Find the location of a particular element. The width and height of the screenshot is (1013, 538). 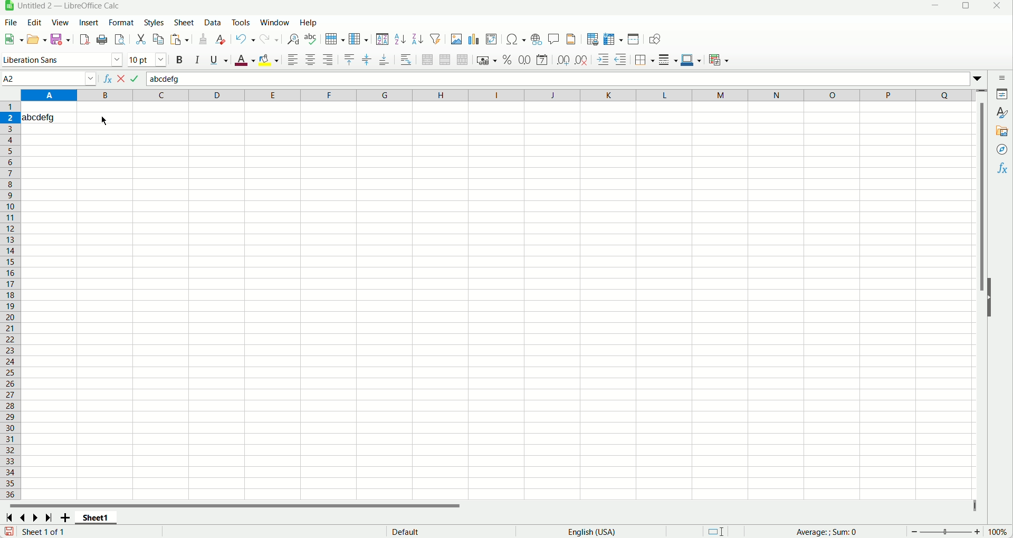

sort ascending is located at coordinates (399, 40).